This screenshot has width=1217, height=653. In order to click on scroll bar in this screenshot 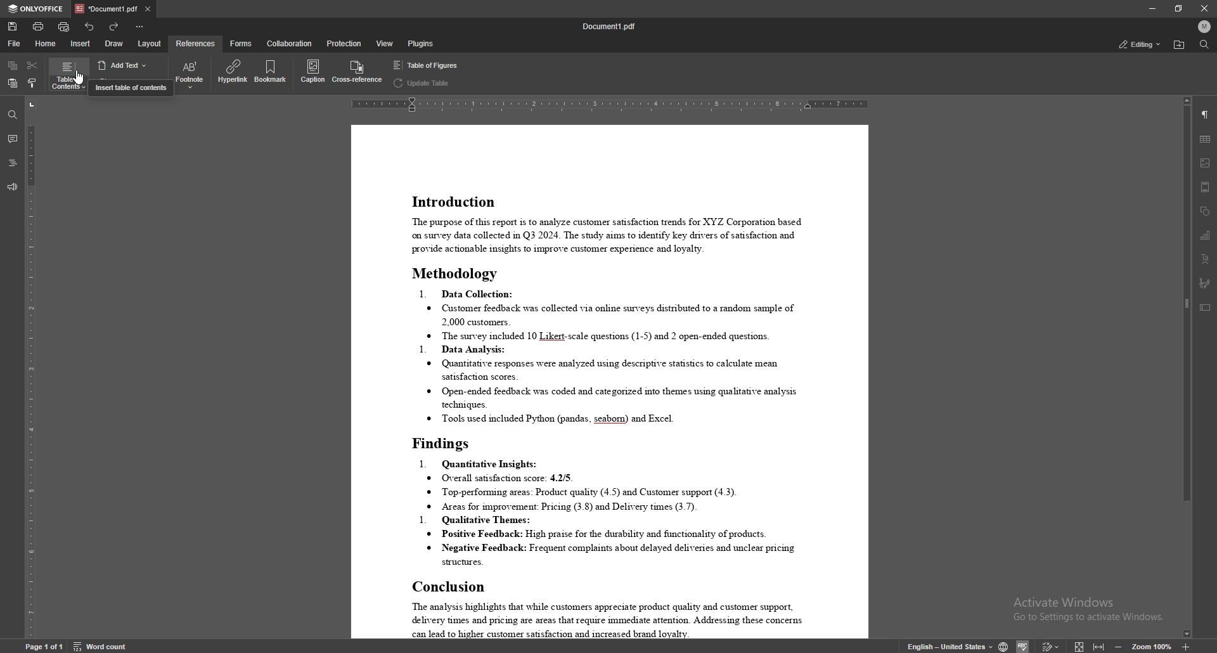, I will do `click(1185, 369)`.